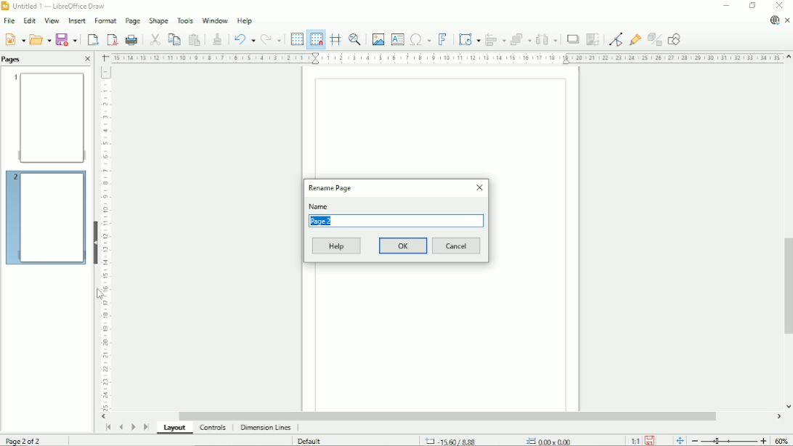 The image size is (793, 446). What do you see at coordinates (28, 21) in the screenshot?
I see `Edit` at bounding box center [28, 21].